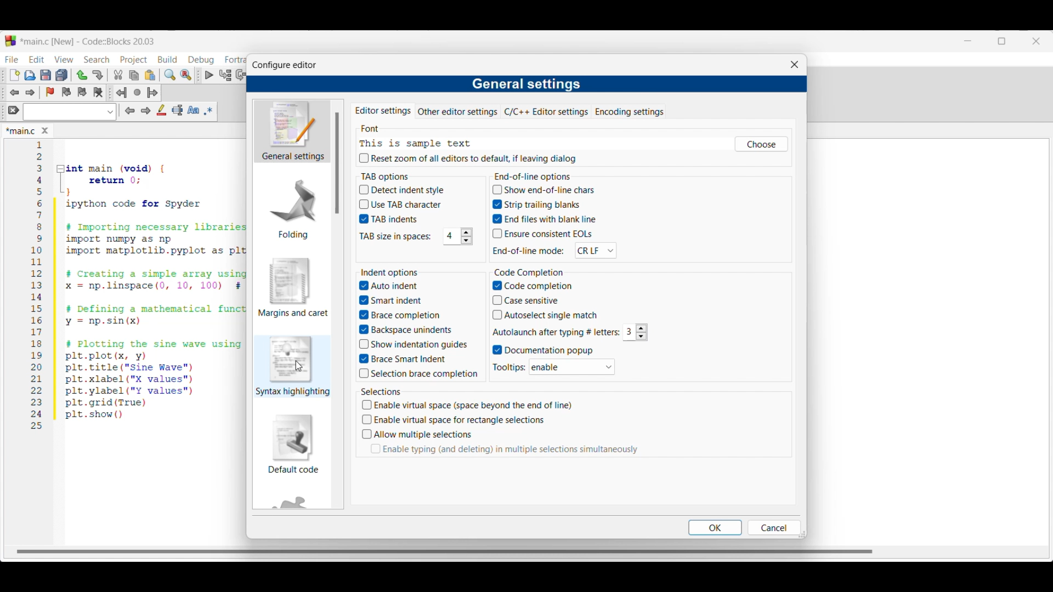 The width and height of the screenshot is (1053, 592). Describe the element at coordinates (534, 272) in the screenshot. I see `Code Completion` at that location.